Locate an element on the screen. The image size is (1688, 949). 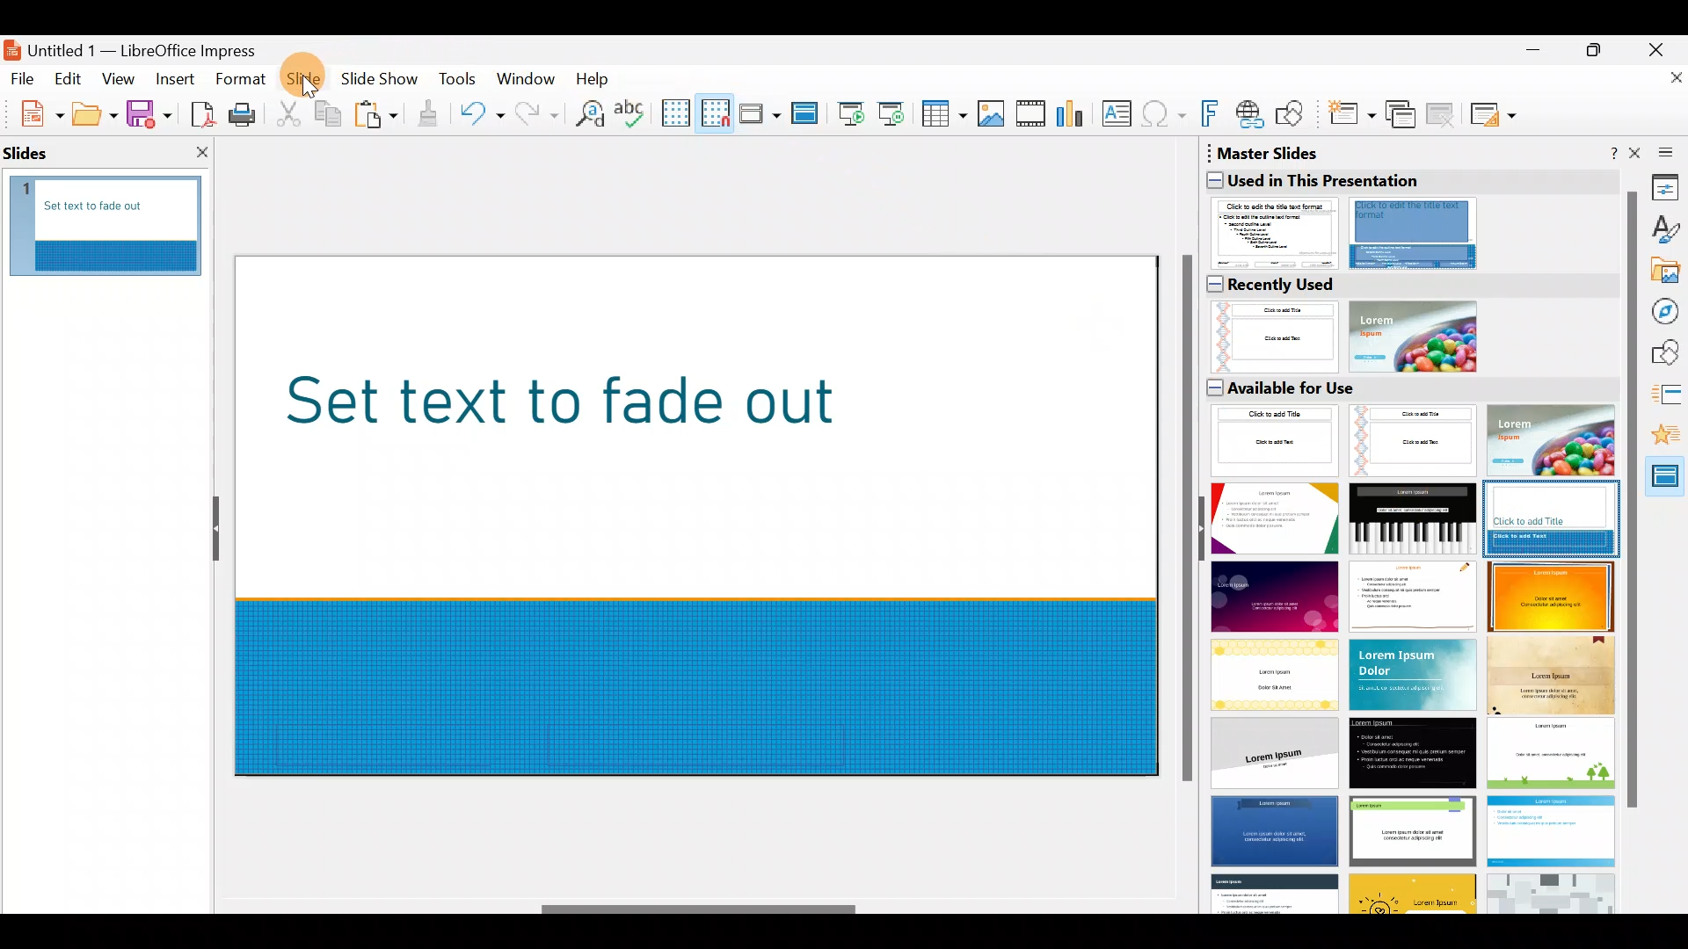
Window is located at coordinates (530, 77).